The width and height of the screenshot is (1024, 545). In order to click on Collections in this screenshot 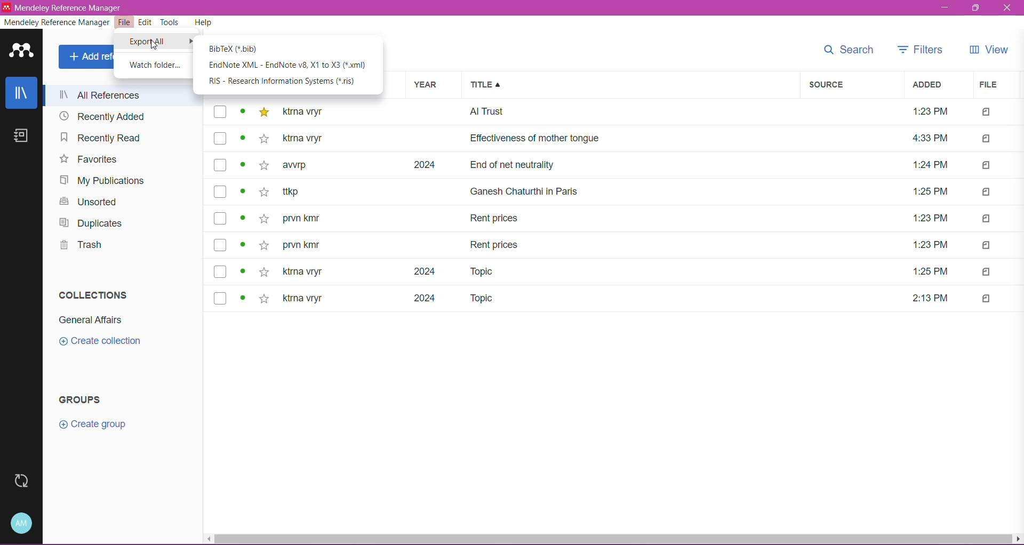, I will do `click(94, 295)`.